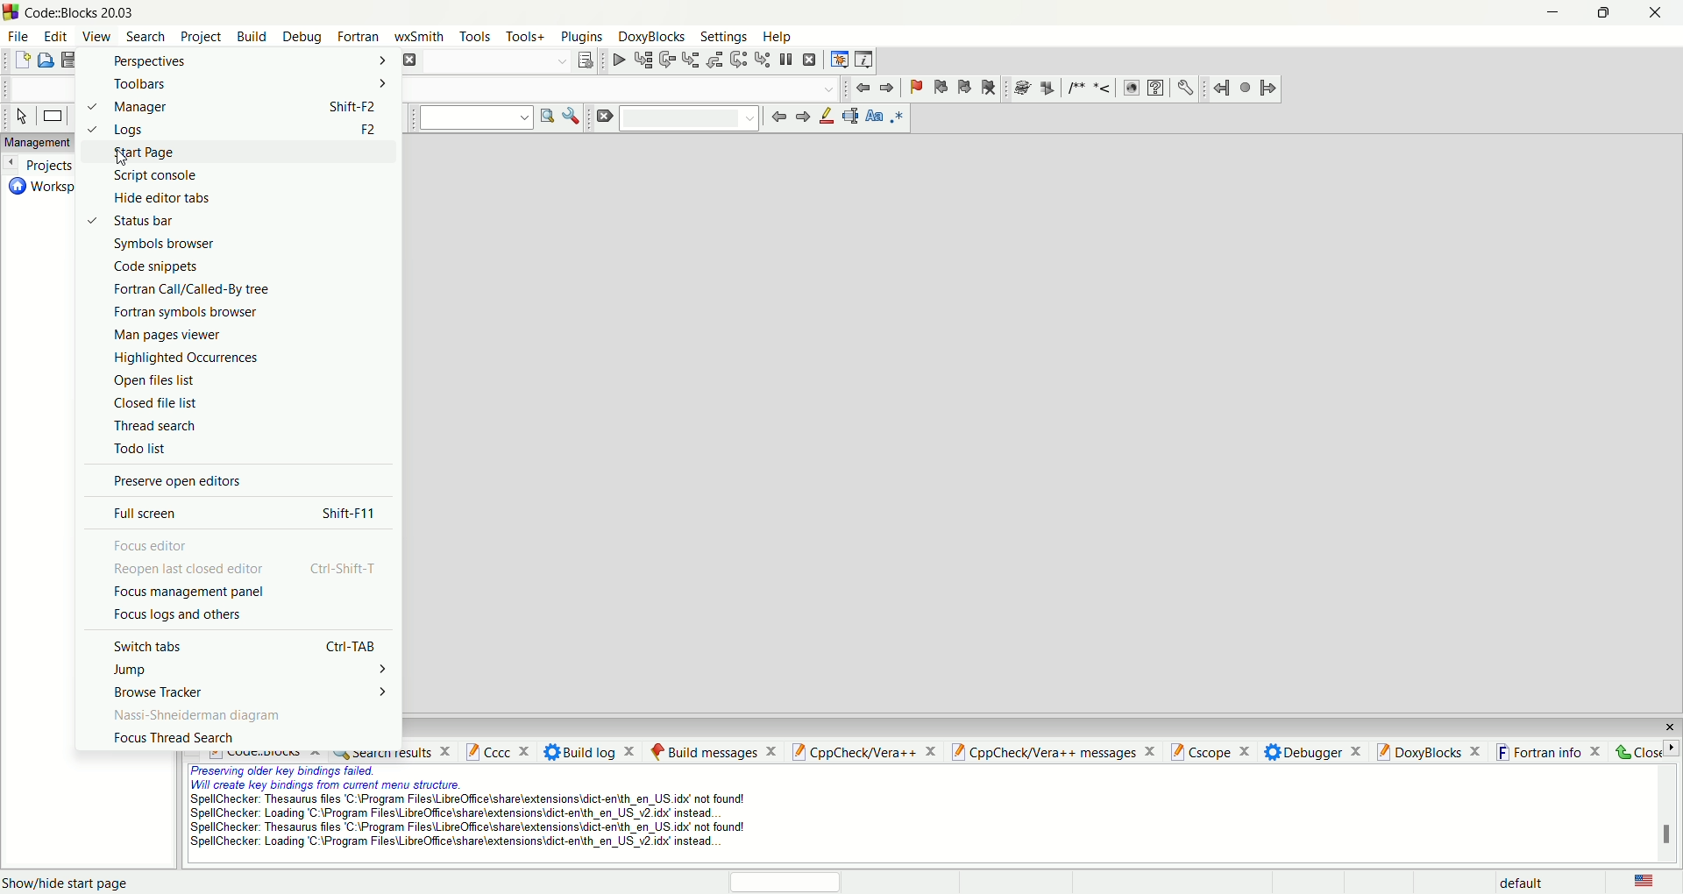 This screenshot has height=894, width=1683. I want to click on help, so click(776, 35).